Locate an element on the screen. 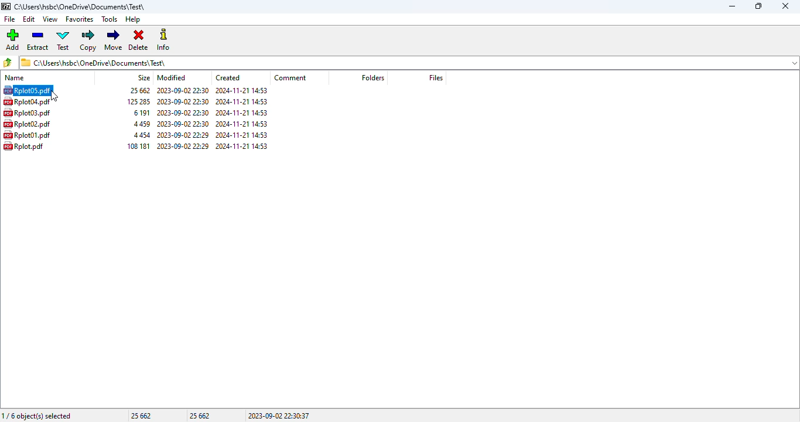 The width and height of the screenshot is (800, 422). Hotkey (CTRL+A) on selected file is located at coordinates (28, 90).